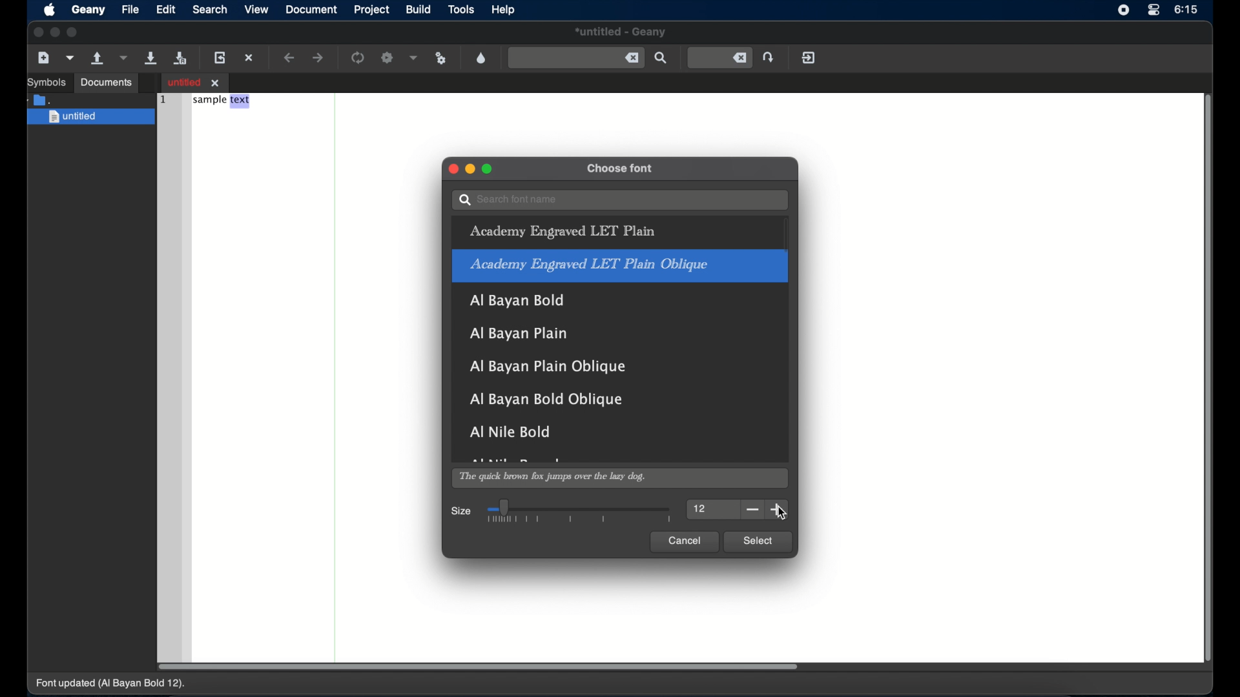 Image resolution: width=1240 pixels, height=697 pixels. What do you see at coordinates (47, 83) in the screenshot?
I see `symbols` at bounding box center [47, 83].